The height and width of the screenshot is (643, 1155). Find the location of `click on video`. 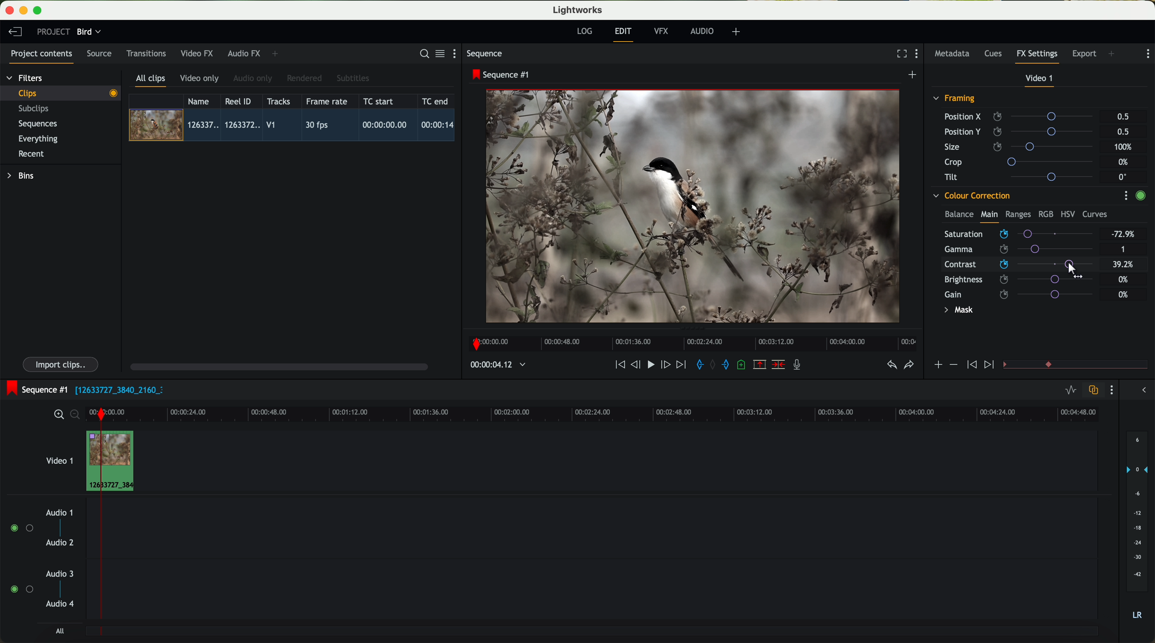

click on video is located at coordinates (295, 126).